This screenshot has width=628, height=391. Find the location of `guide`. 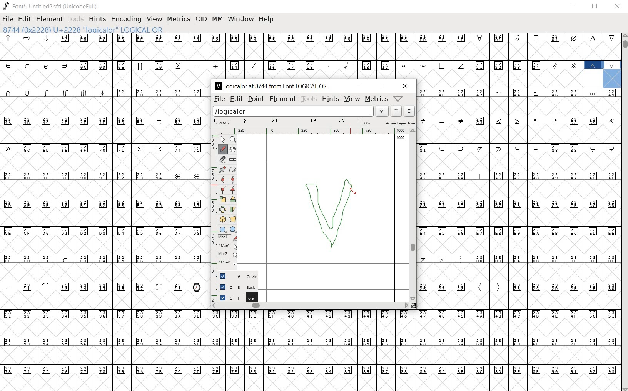

guide is located at coordinates (234, 277).